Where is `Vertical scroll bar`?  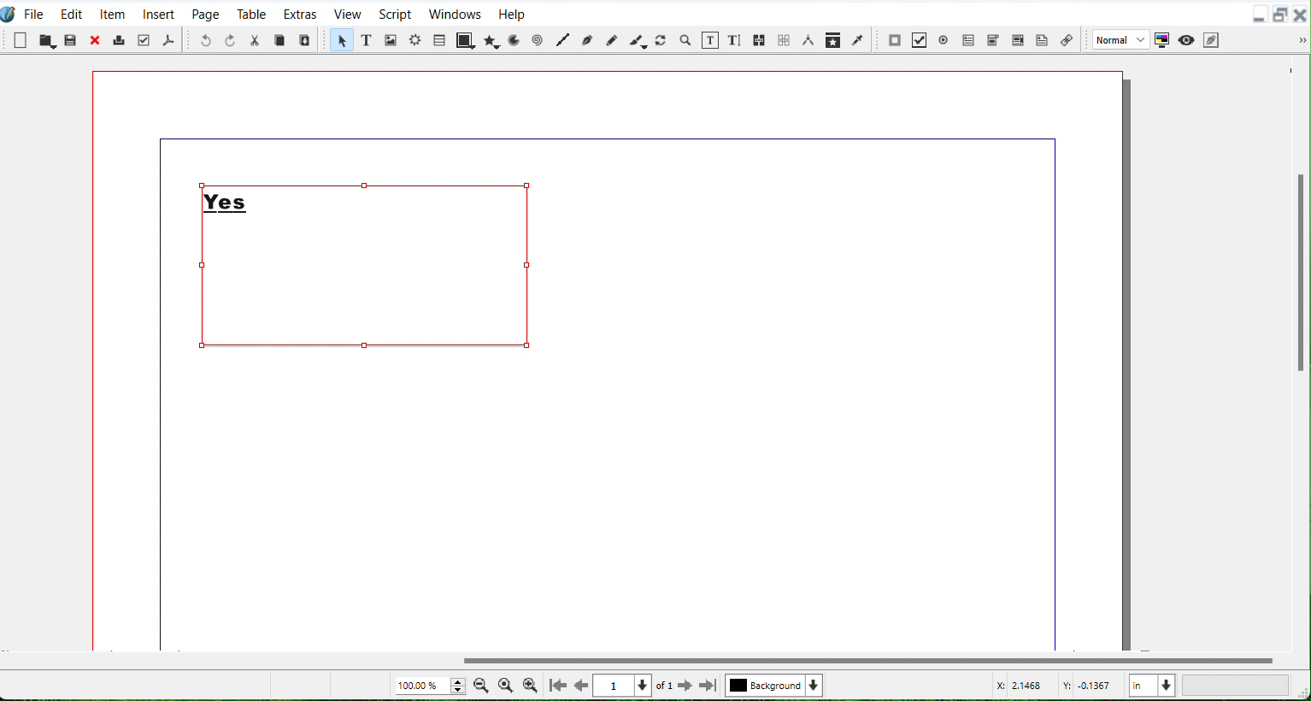 Vertical scroll bar is located at coordinates (642, 660).